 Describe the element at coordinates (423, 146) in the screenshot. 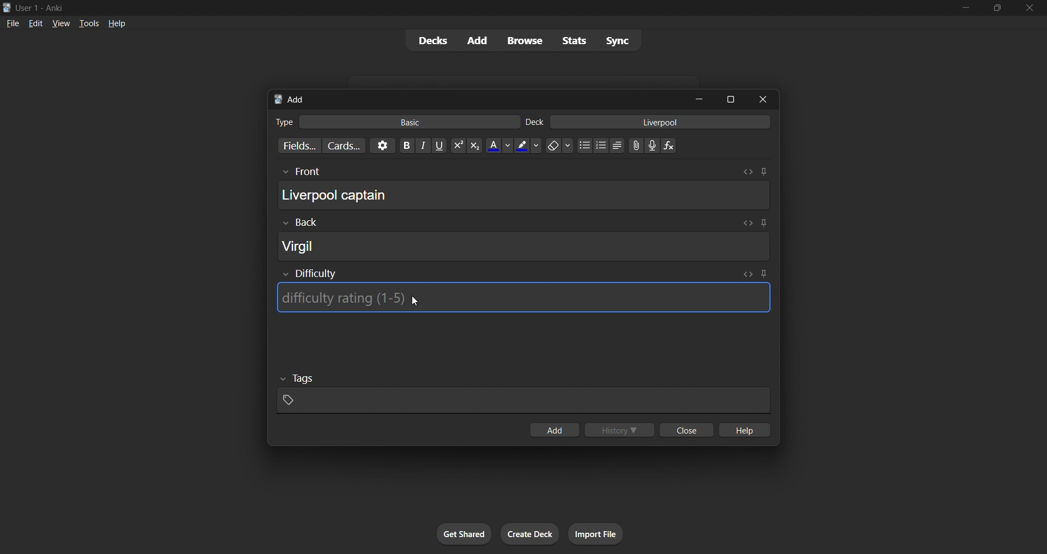

I see `Italics` at that location.